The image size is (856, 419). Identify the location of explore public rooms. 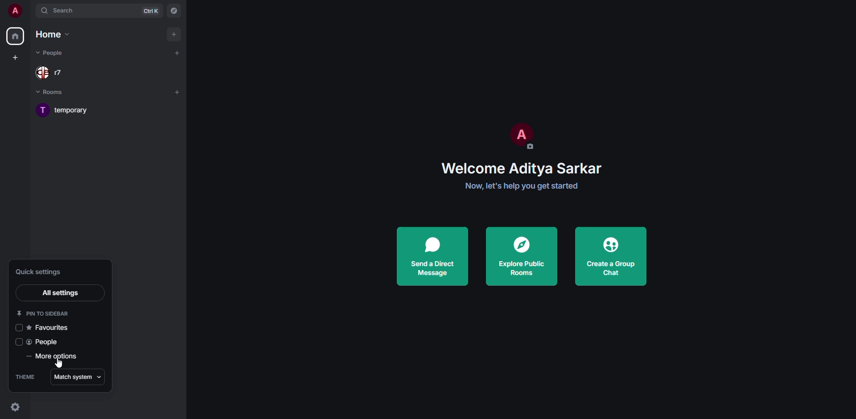
(521, 256).